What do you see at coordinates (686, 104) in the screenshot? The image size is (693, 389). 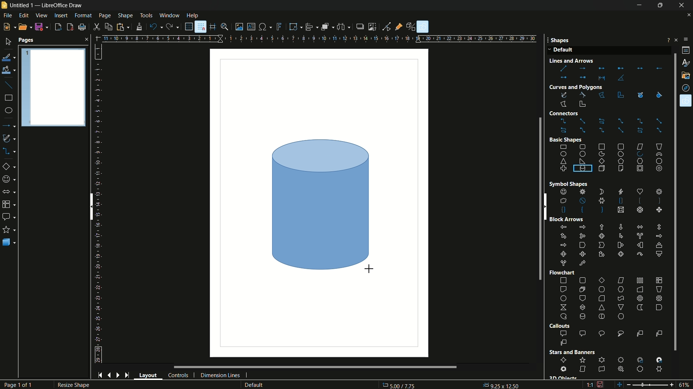 I see `Cursor` at bounding box center [686, 104].